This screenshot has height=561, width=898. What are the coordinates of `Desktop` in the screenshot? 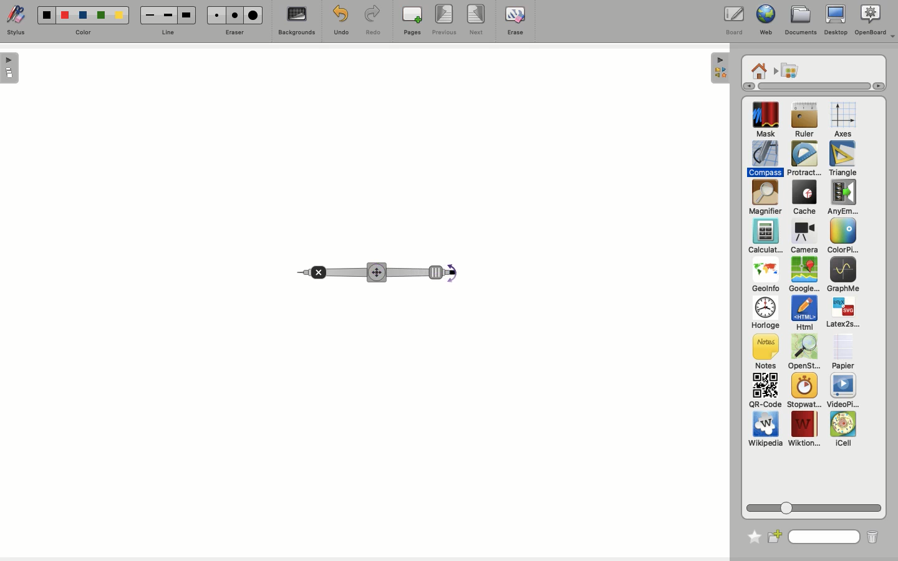 It's located at (836, 22).